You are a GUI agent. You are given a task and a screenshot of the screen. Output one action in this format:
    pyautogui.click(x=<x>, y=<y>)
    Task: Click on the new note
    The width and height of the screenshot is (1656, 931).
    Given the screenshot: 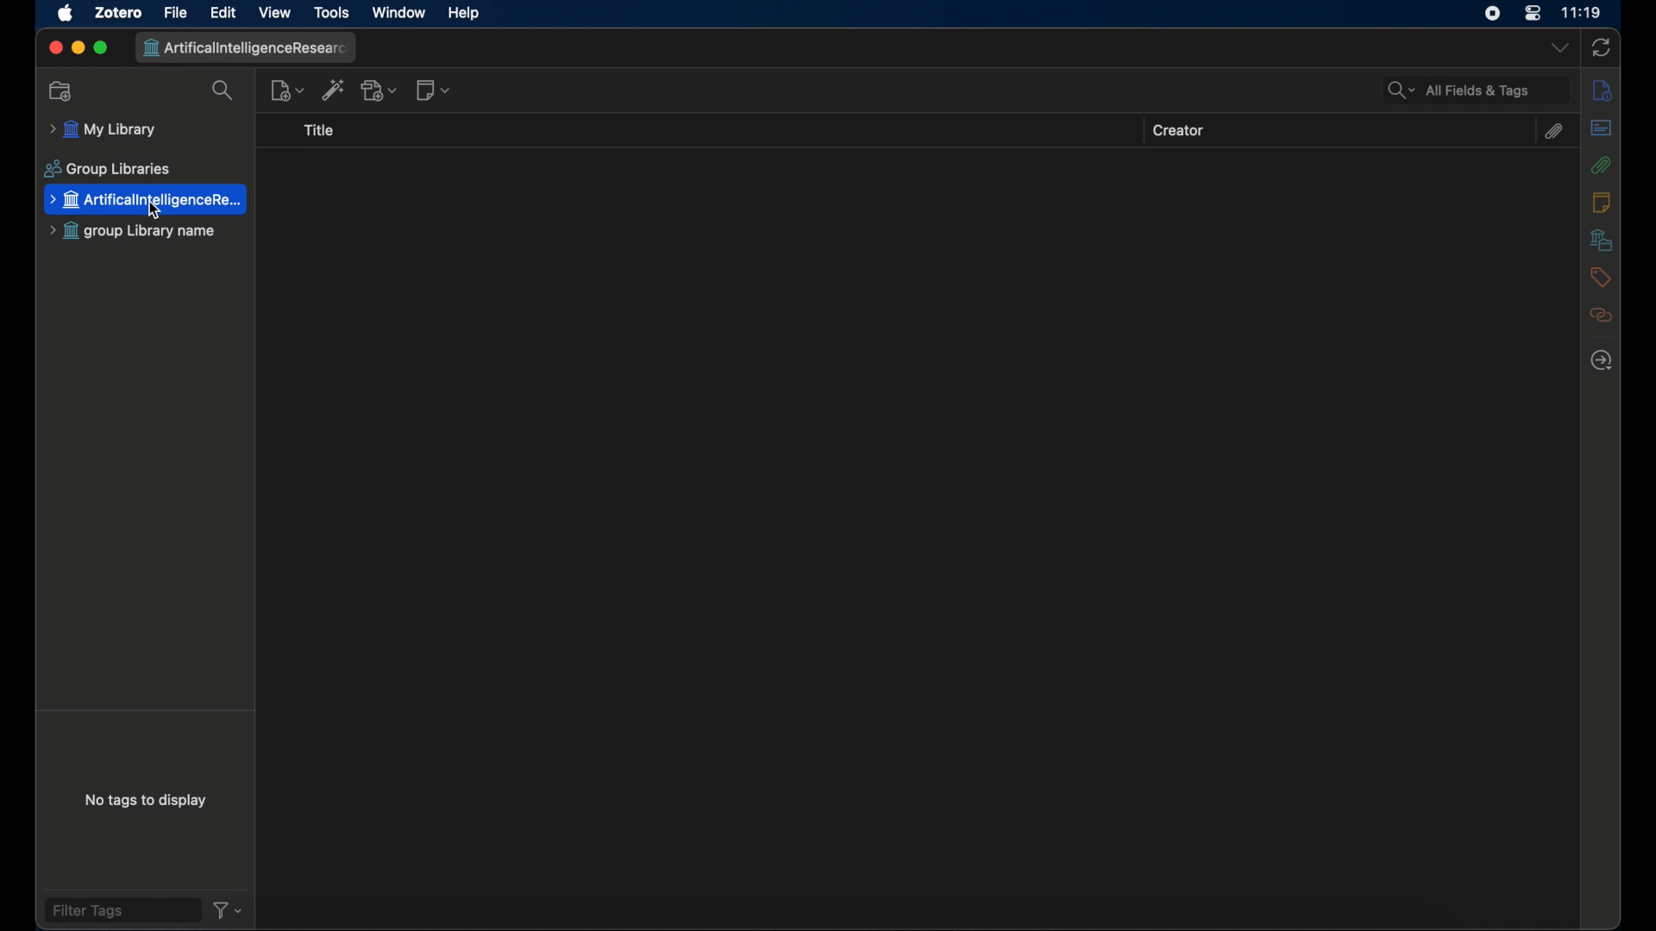 What is the action you would take?
    pyautogui.click(x=434, y=91)
    